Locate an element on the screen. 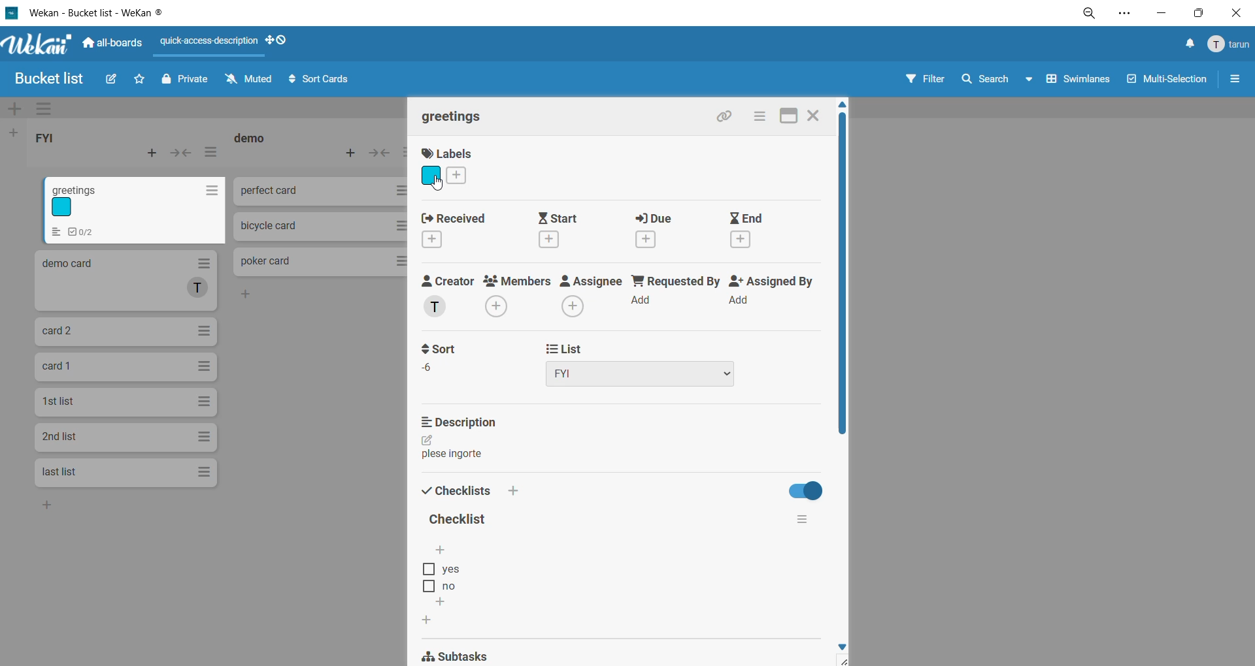 Image resolution: width=1255 pixels, height=666 pixels. collapse is located at coordinates (183, 153).